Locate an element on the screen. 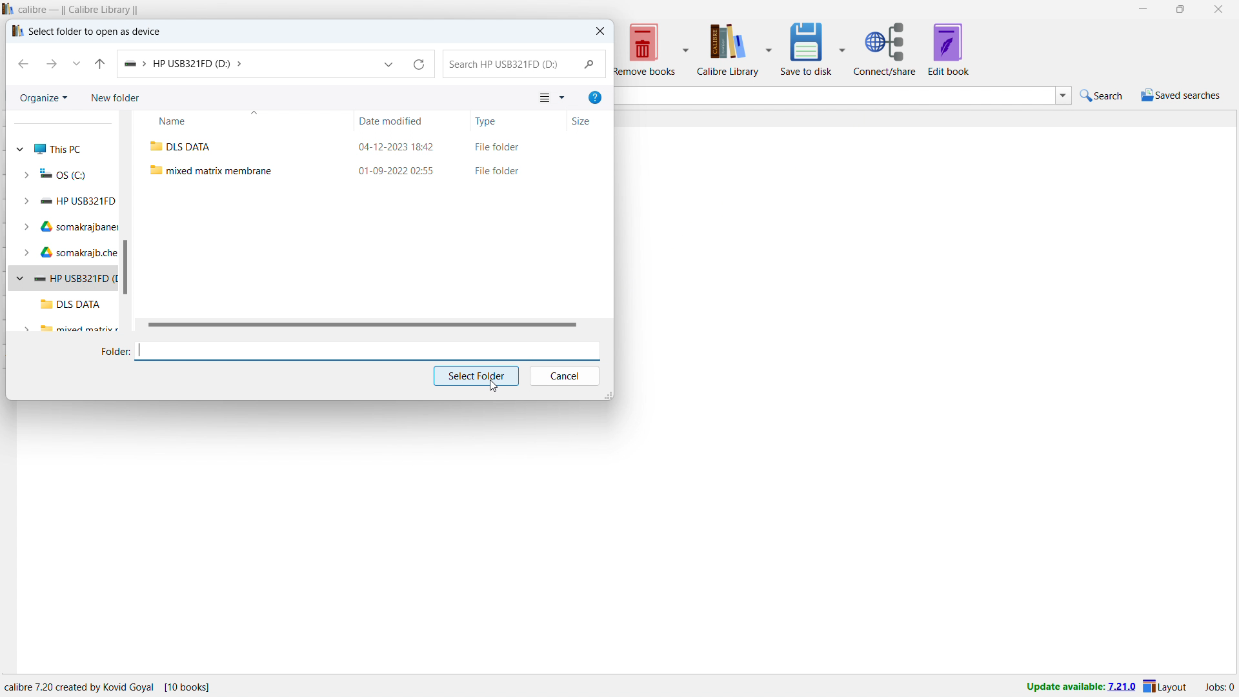 The image size is (1239, 697). sort by name is located at coordinates (243, 119).